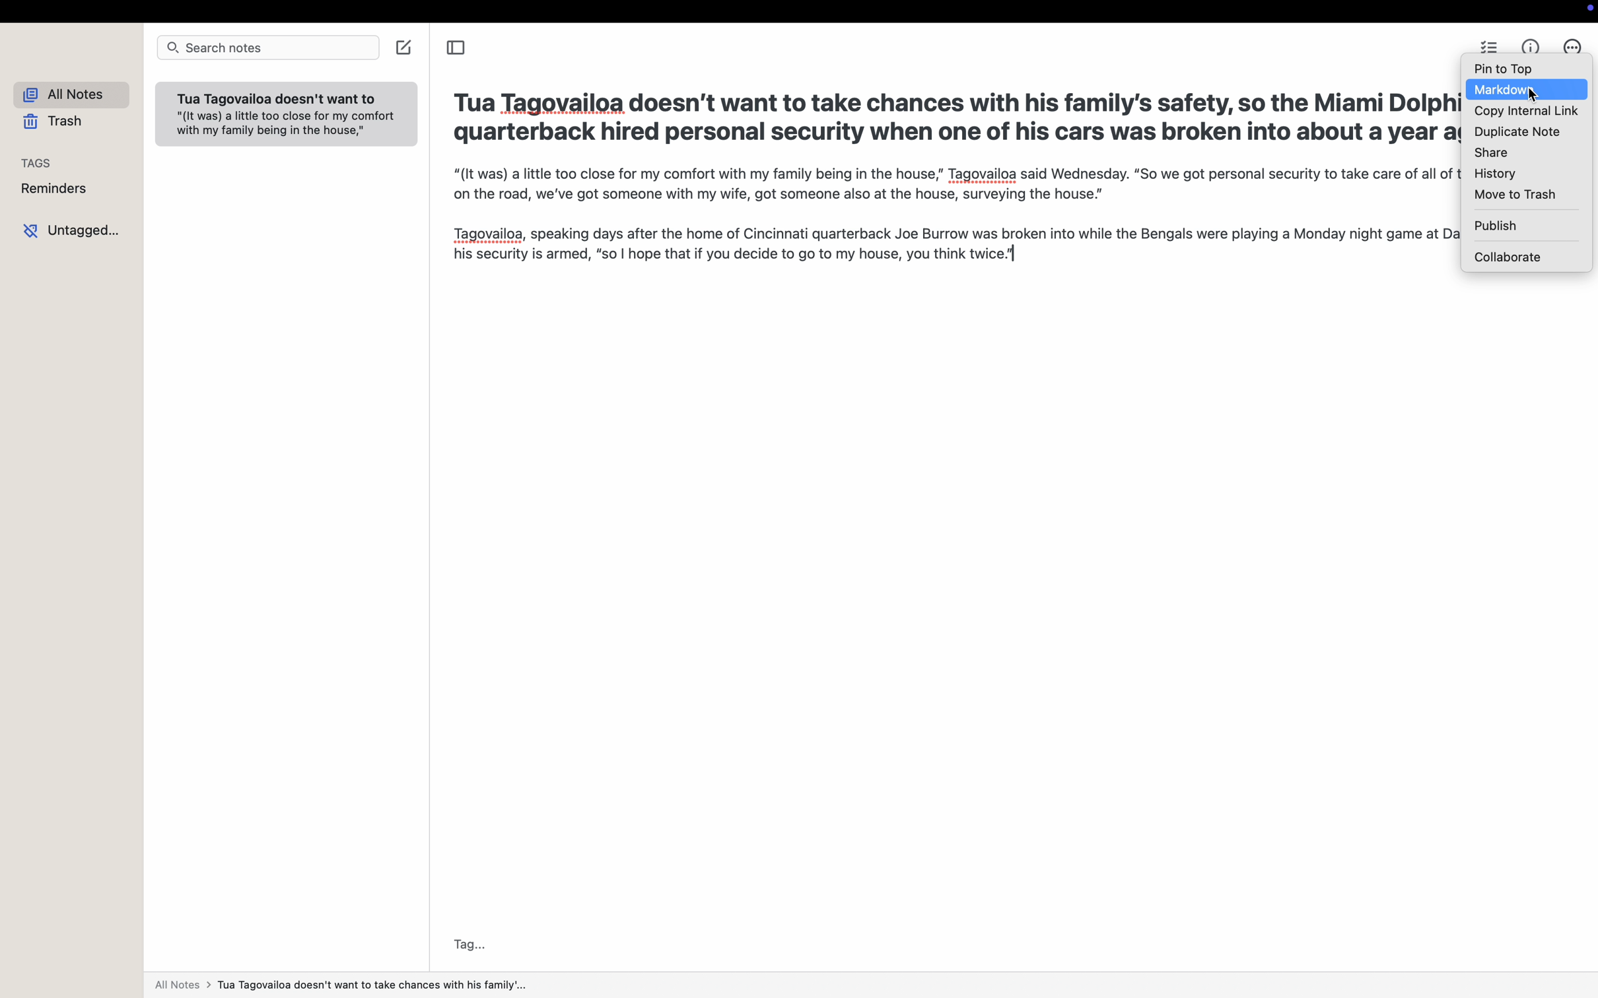 This screenshot has height=998, width=1598. I want to click on Tua Tagovailoa doesn’t want to take chances with his family’s safety, so the Miami Dolphins’ star
quarterback hired personal security when one of his cars was broken into about a year ago., so click(954, 115).